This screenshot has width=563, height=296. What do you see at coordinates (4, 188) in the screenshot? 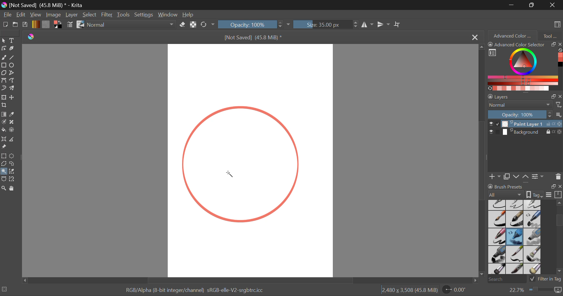
I see `Zoom Tool` at bounding box center [4, 188].